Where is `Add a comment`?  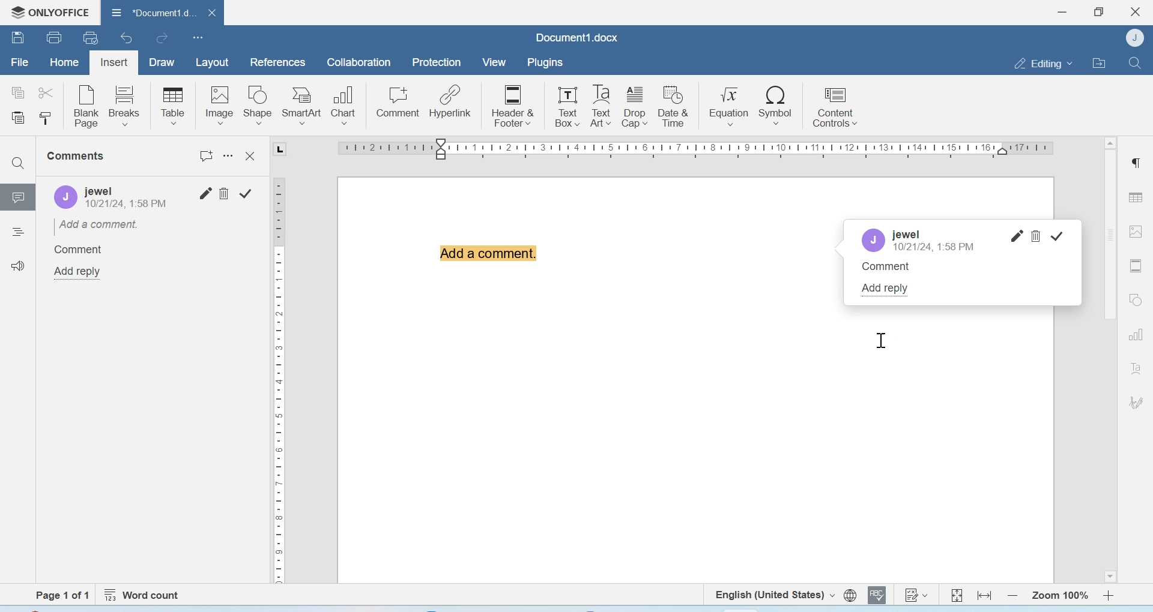
Add a comment is located at coordinates (489, 261).